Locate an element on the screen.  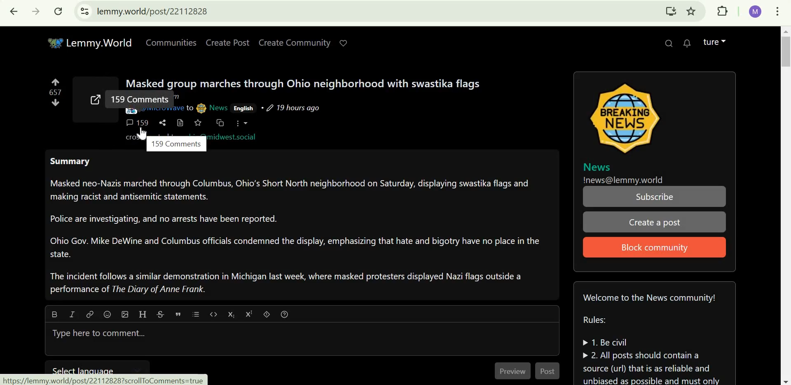
customize and control google chrome is located at coordinates (781, 12).